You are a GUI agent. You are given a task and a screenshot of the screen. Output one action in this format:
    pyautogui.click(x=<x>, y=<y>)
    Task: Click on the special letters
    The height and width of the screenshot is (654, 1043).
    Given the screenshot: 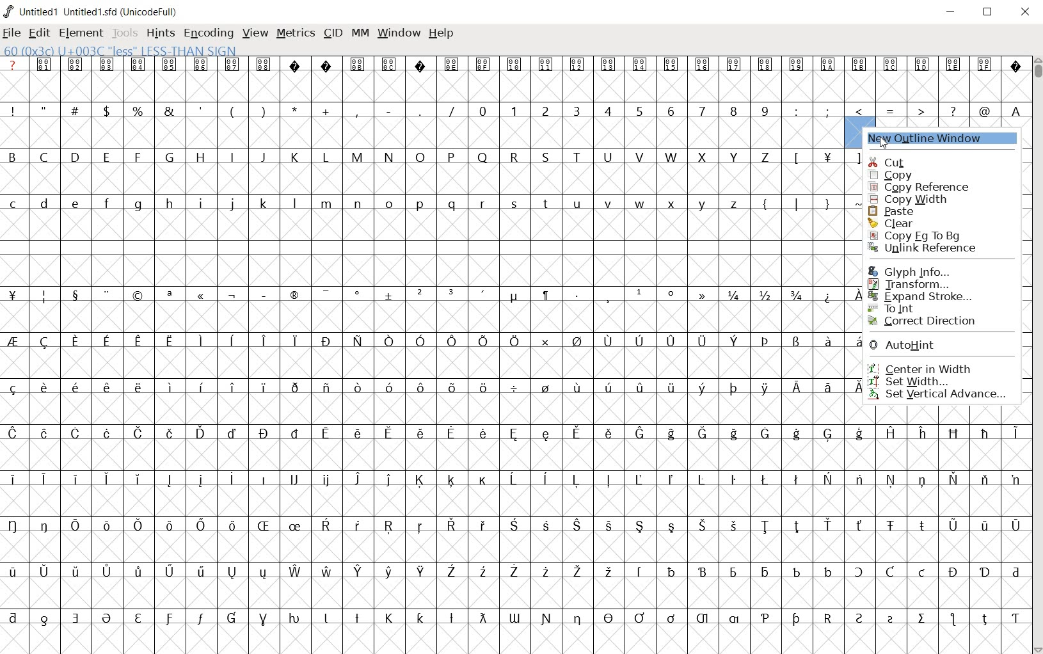 What is the action you would take?
    pyautogui.click(x=518, y=616)
    